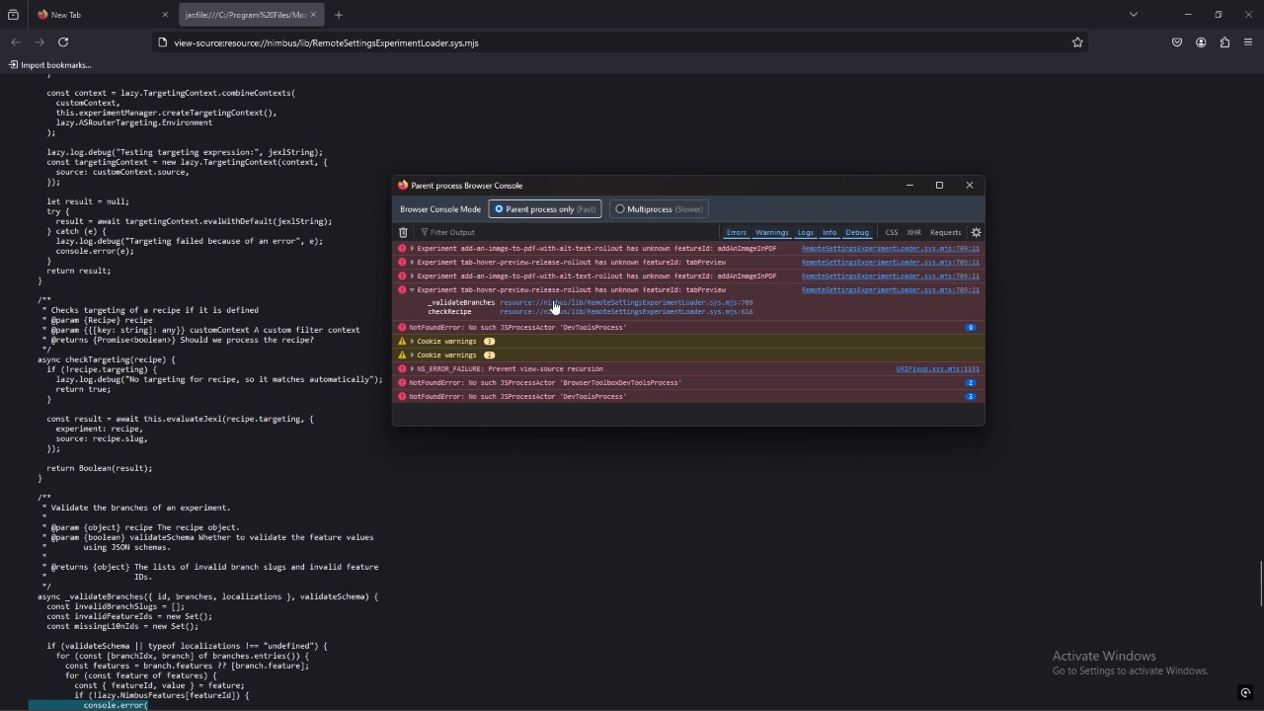 The width and height of the screenshot is (1264, 711). I want to click on search, so click(324, 41).